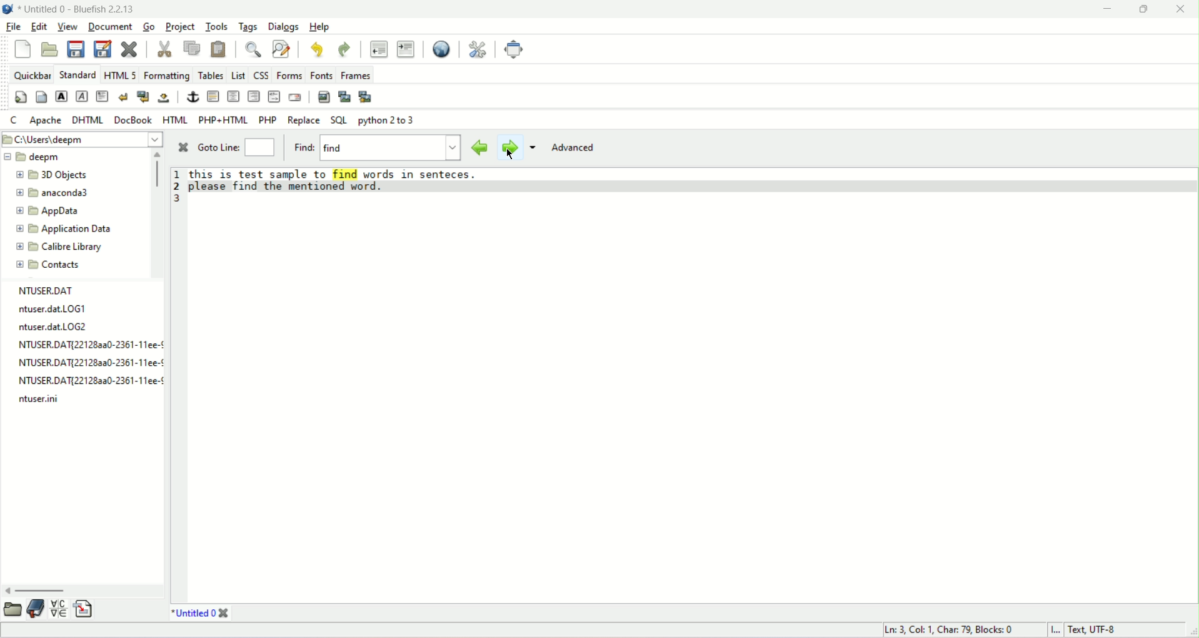  I want to click on edit preferences, so click(475, 49).